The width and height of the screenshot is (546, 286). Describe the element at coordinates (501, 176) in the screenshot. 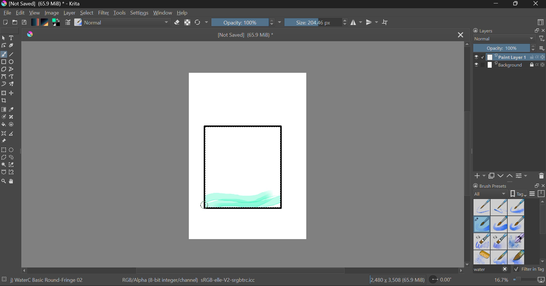

I see `Move Layer Down` at that location.